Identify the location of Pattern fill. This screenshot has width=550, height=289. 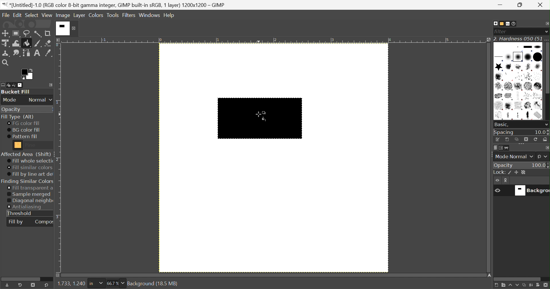
(22, 136).